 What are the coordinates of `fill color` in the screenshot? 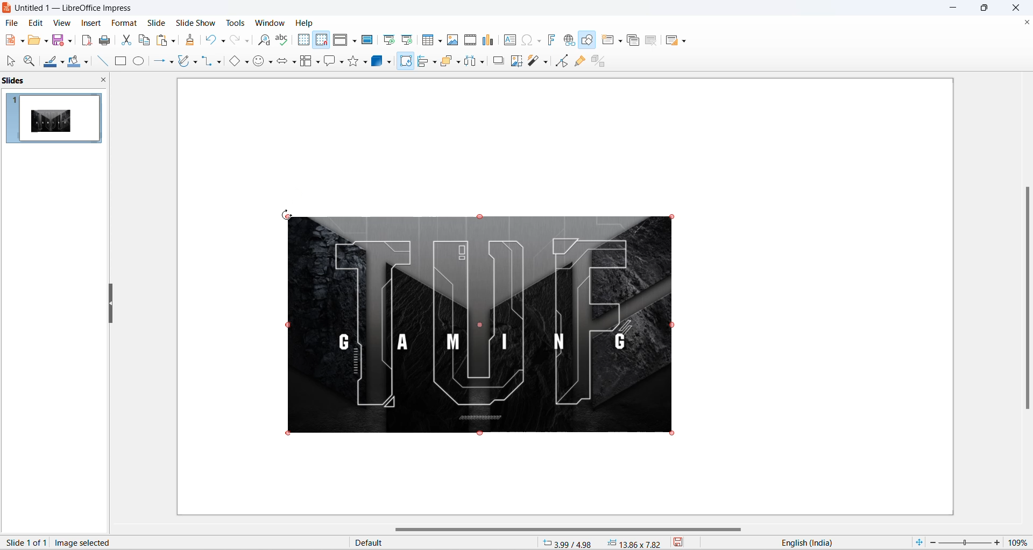 It's located at (73, 62).